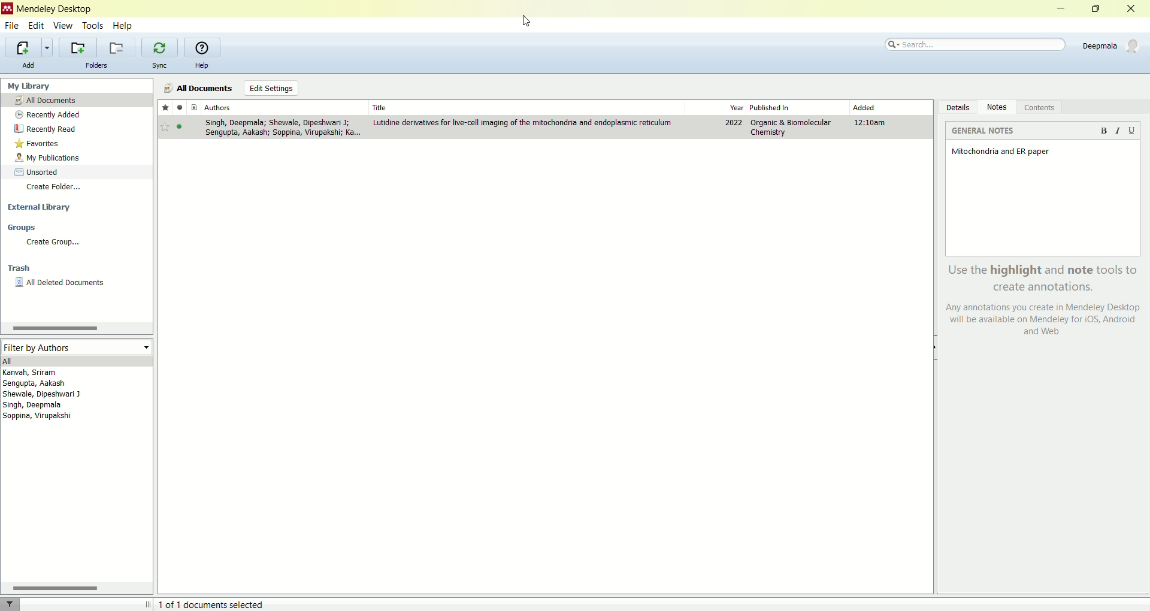 This screenshot has height=611, width=1150. What do you see at coordinates (1039, 303) in the screenshot?
I see `Use the highlight and note tools to create annotations. Any annotations you create in Mendeley Desktop will be available on Mendeley for iOS, Android| and Web` at bounding box center [1039, 303].